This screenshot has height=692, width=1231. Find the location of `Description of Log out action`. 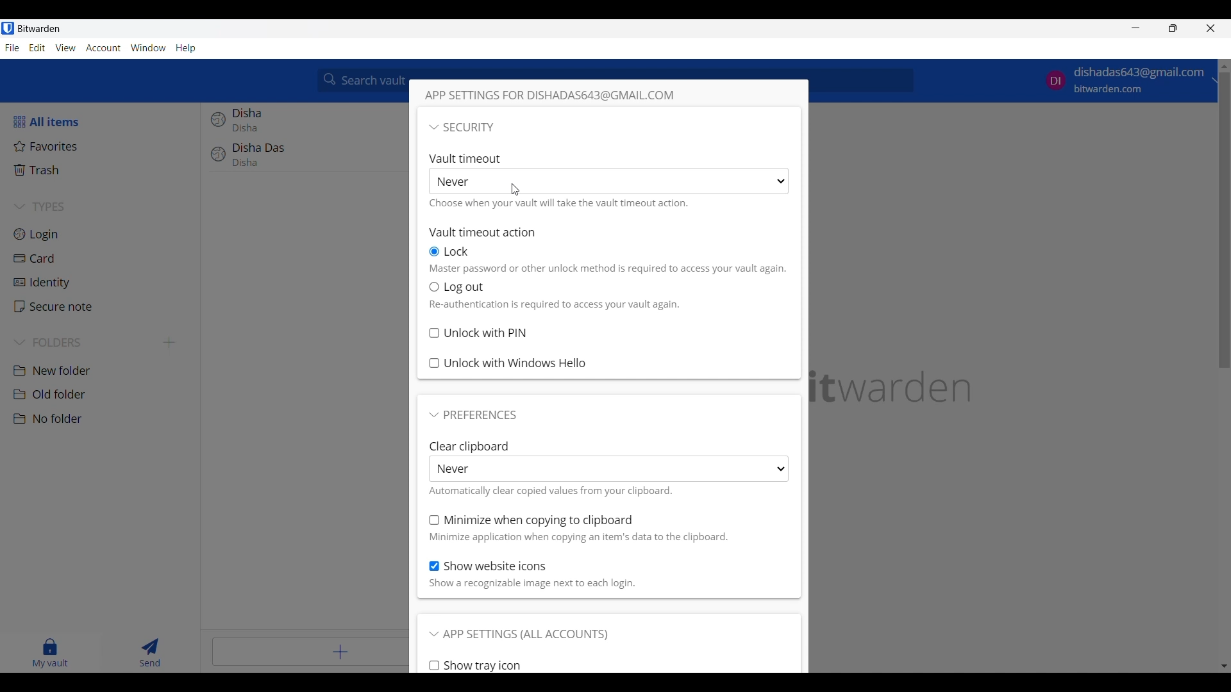

Description of Log out action is located at coordinates (558, 305).